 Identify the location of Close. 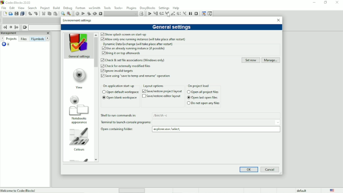
(278, 20).